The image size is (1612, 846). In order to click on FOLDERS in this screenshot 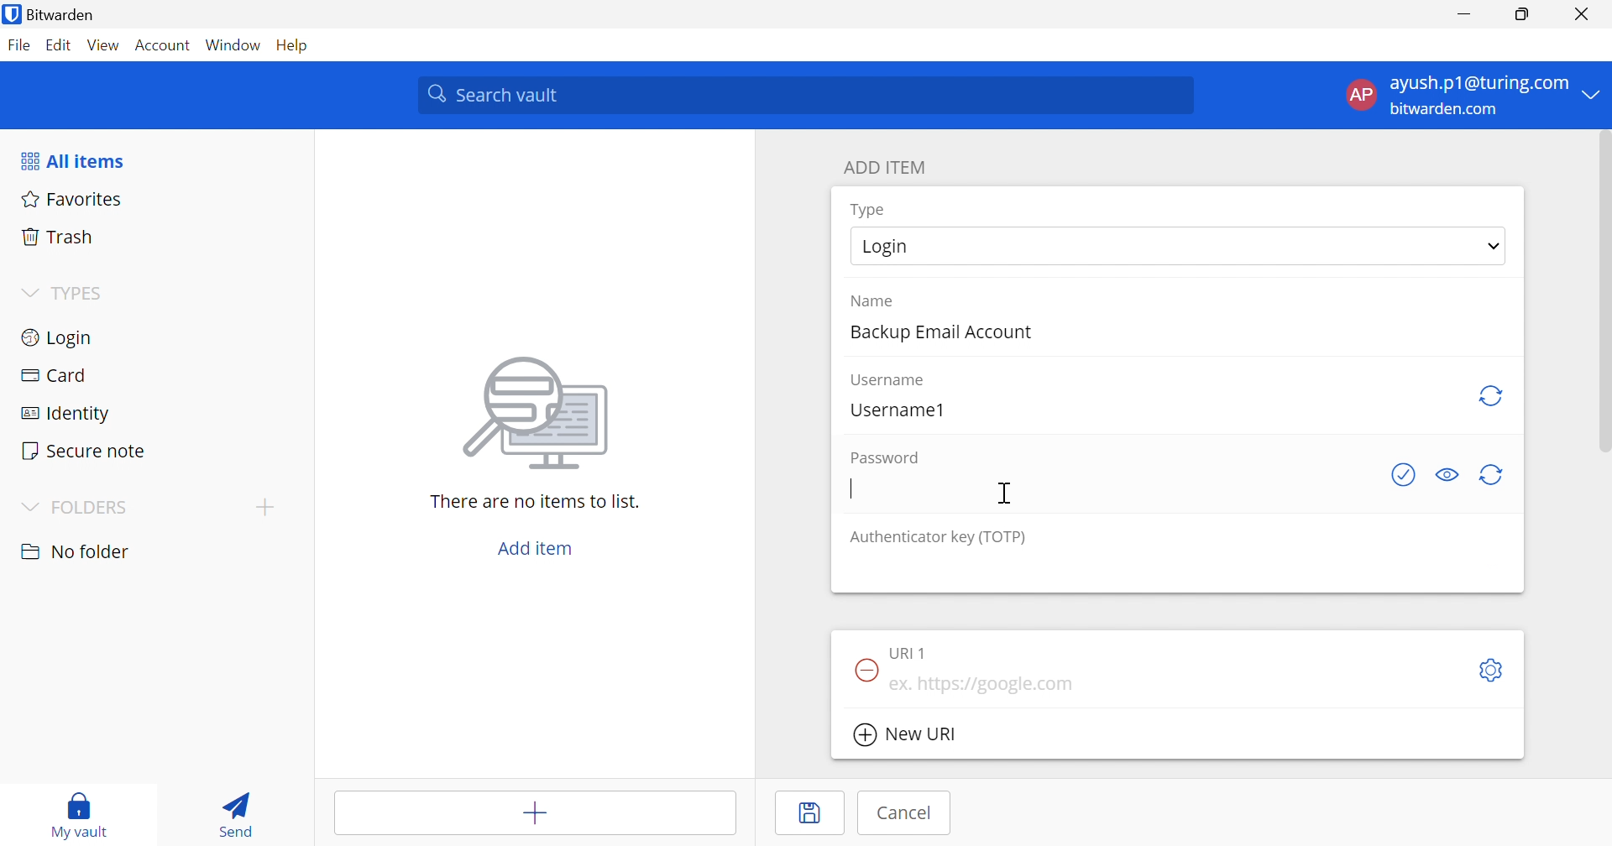, I will do `click(76, 506)`.